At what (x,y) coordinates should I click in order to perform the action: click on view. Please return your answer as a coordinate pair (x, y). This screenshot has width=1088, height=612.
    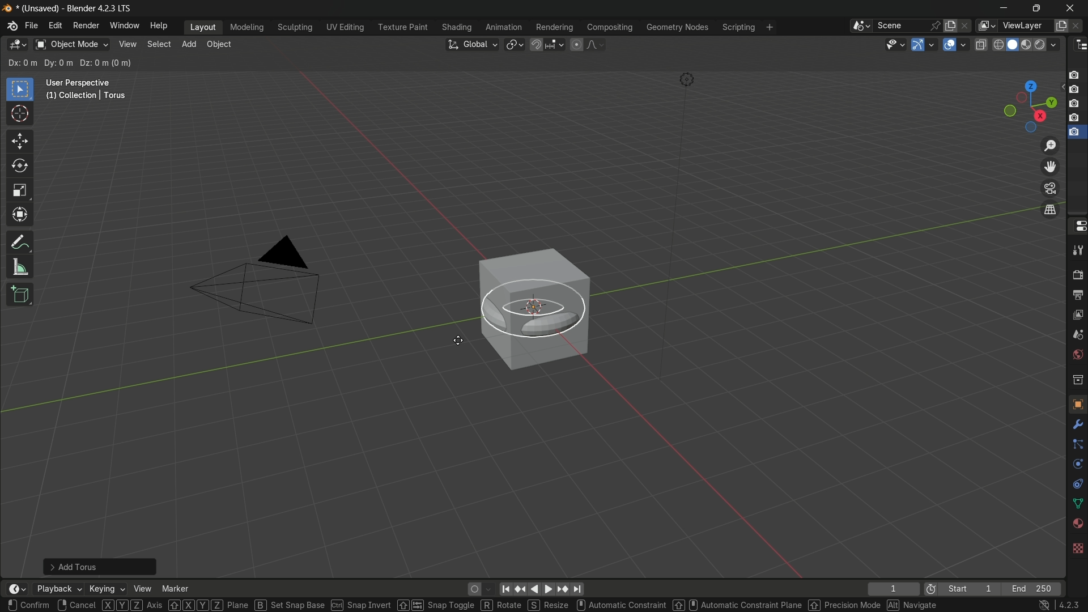
    Looking at the image, I should click on (1077, 317).